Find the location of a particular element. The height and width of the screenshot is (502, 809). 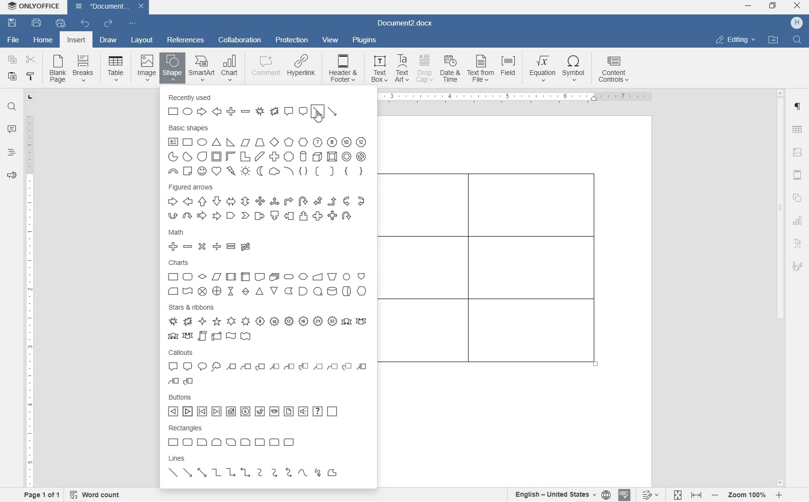

cursor is located at coordinates (319, 116).